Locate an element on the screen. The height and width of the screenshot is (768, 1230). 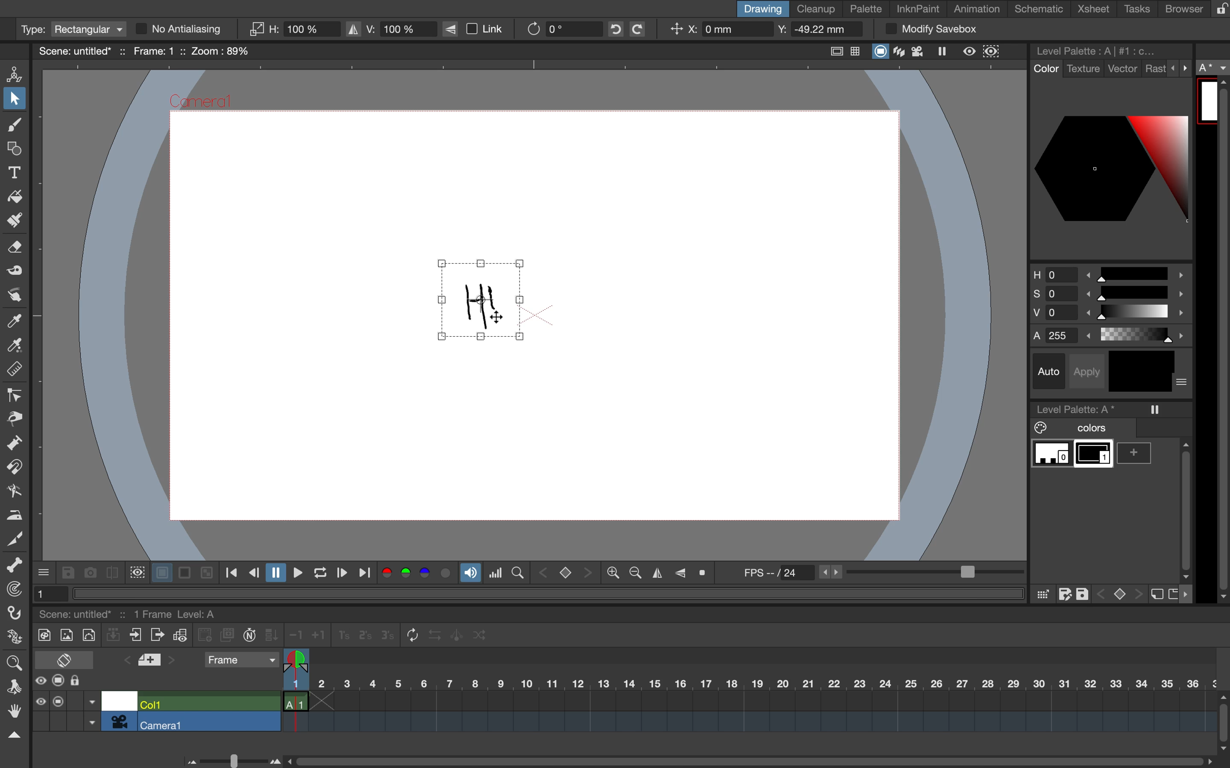
time line bar scale is located at coordinates (229, 759).